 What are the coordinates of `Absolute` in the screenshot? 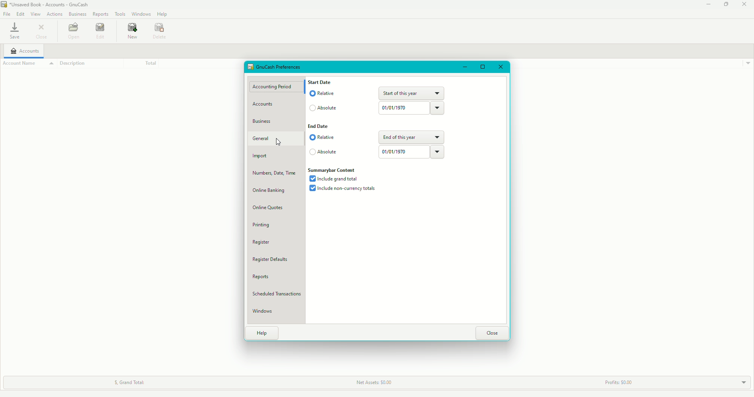 It's located at (326, 108).